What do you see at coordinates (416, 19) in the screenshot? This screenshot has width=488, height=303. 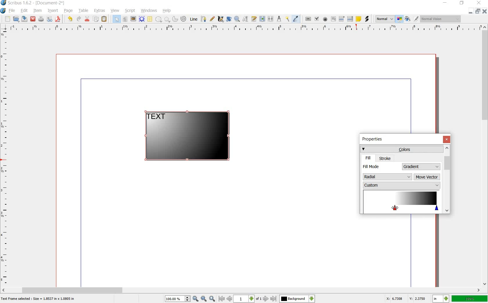 I see `edit in preview mode` at bounding box center [416, 19].